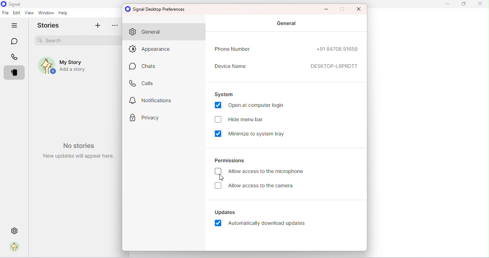 This screenshot has width=489, height=258. What do you see at coordinates (263, 224) in the screenshot?
I see `Automatically download updates` at bounding box center [263, 224].